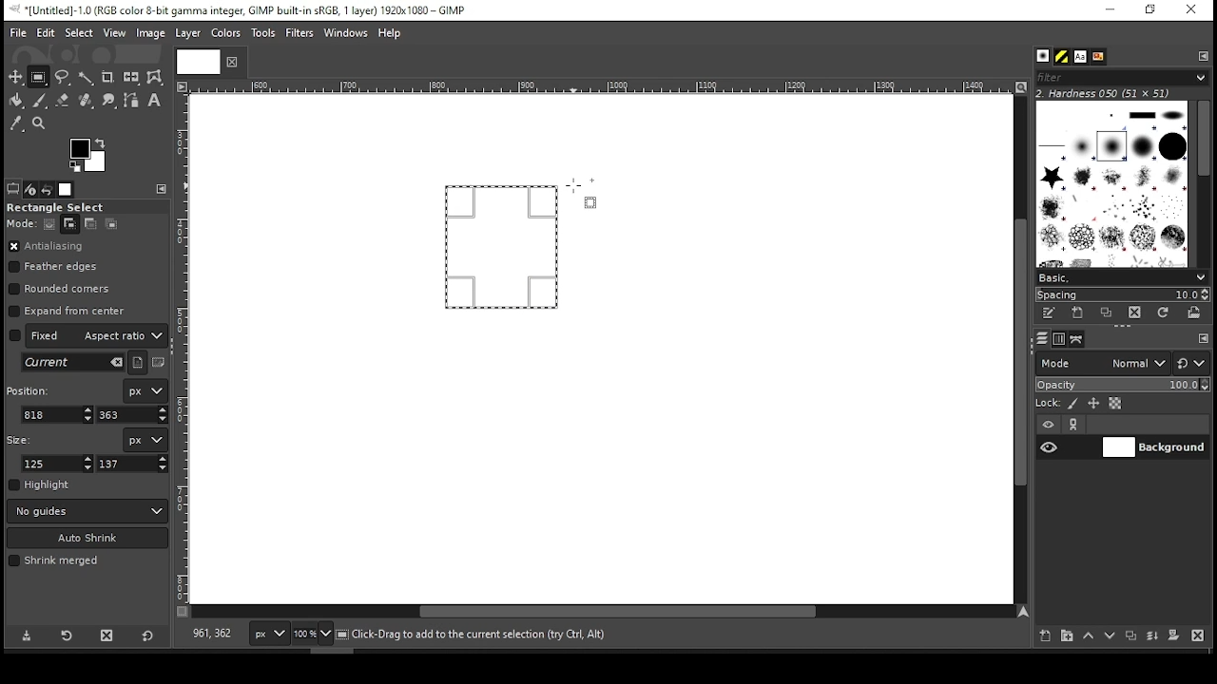 The width and height of the screenshot is (1217, 684). Describe the element at coordinates (1050, 446) in the screenshot. I see `layer visibility on/off` at that location.